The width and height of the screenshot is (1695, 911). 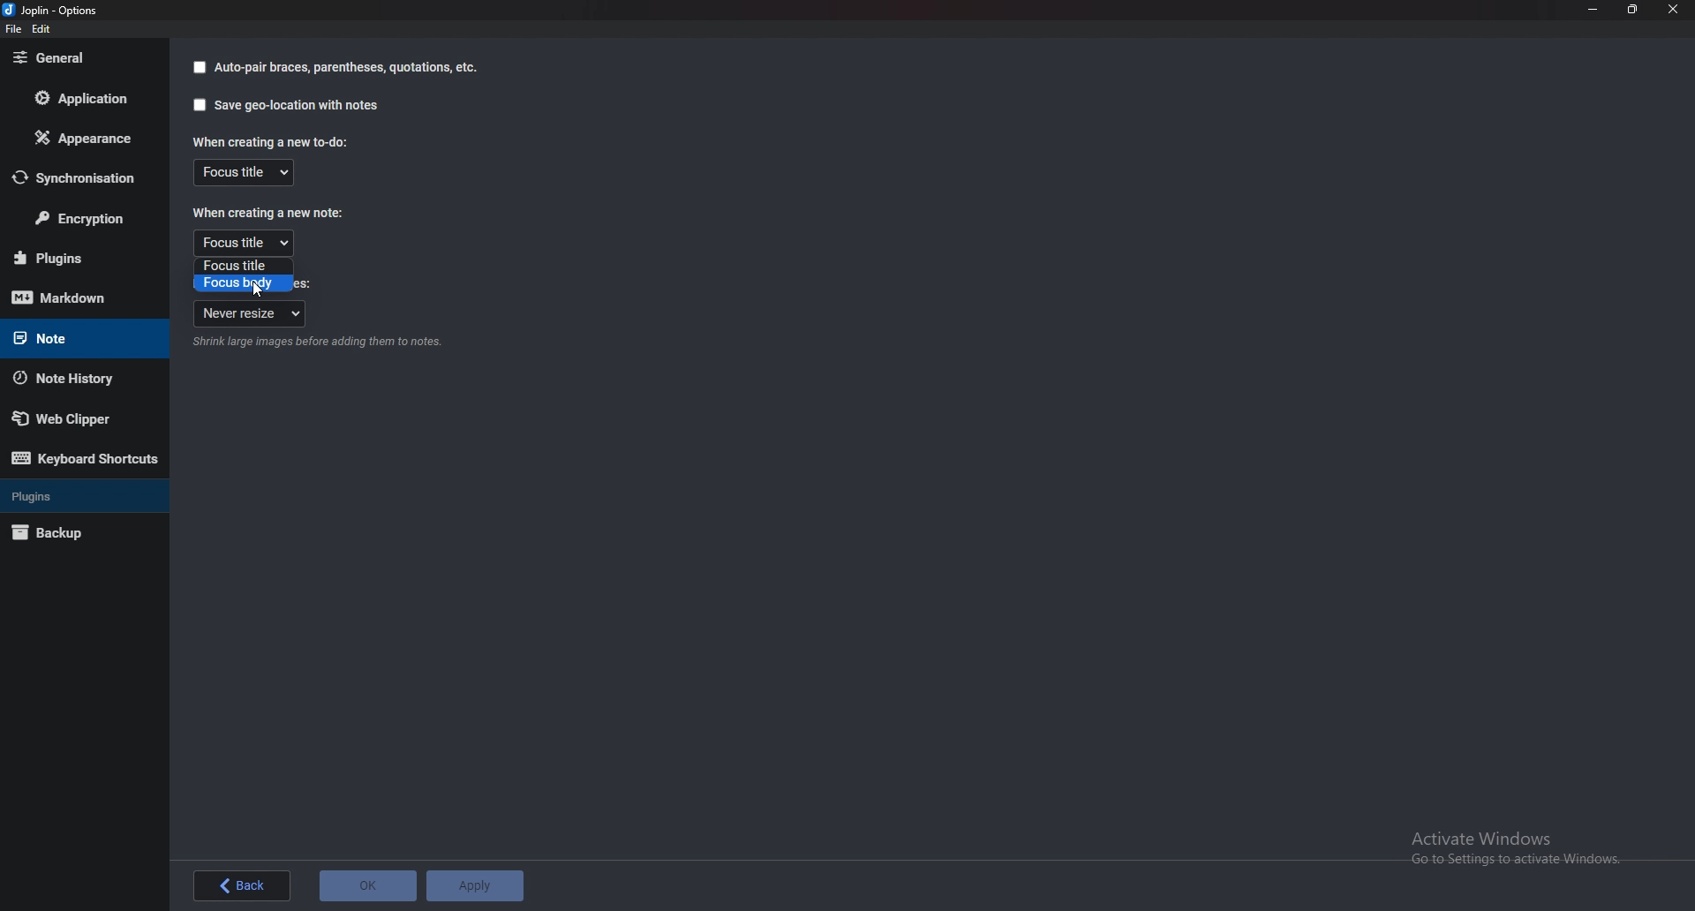 I want to click on When creating a new note, so click(x=269, y=213).